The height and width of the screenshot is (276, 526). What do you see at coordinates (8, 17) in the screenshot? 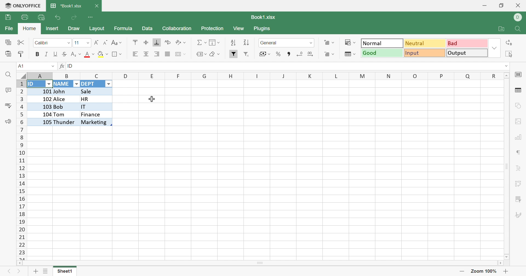
I see `Save` at bounding box center [8, 17].